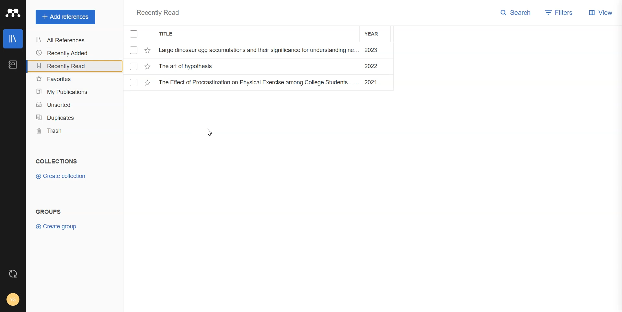 This screenshot has width=622, height=312. Describe the element at coordinates (67, 118) in the screenshot. I see `Duplicates` at that location.